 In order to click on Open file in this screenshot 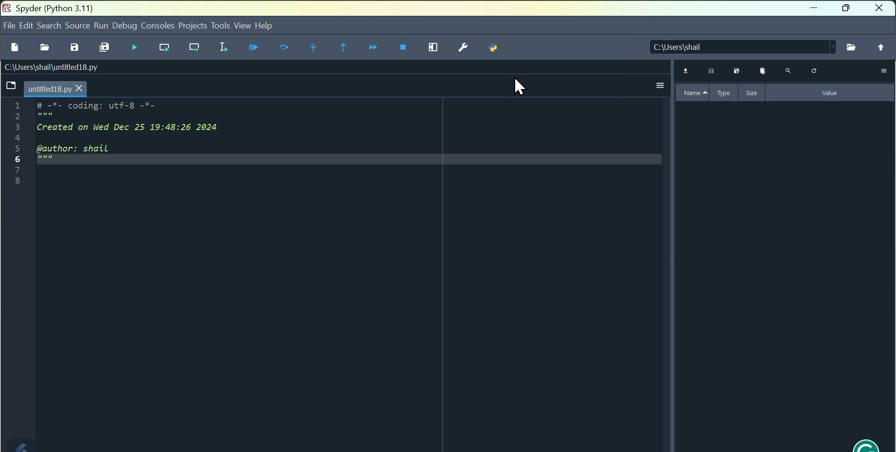, I will do `click(43, 47)`.